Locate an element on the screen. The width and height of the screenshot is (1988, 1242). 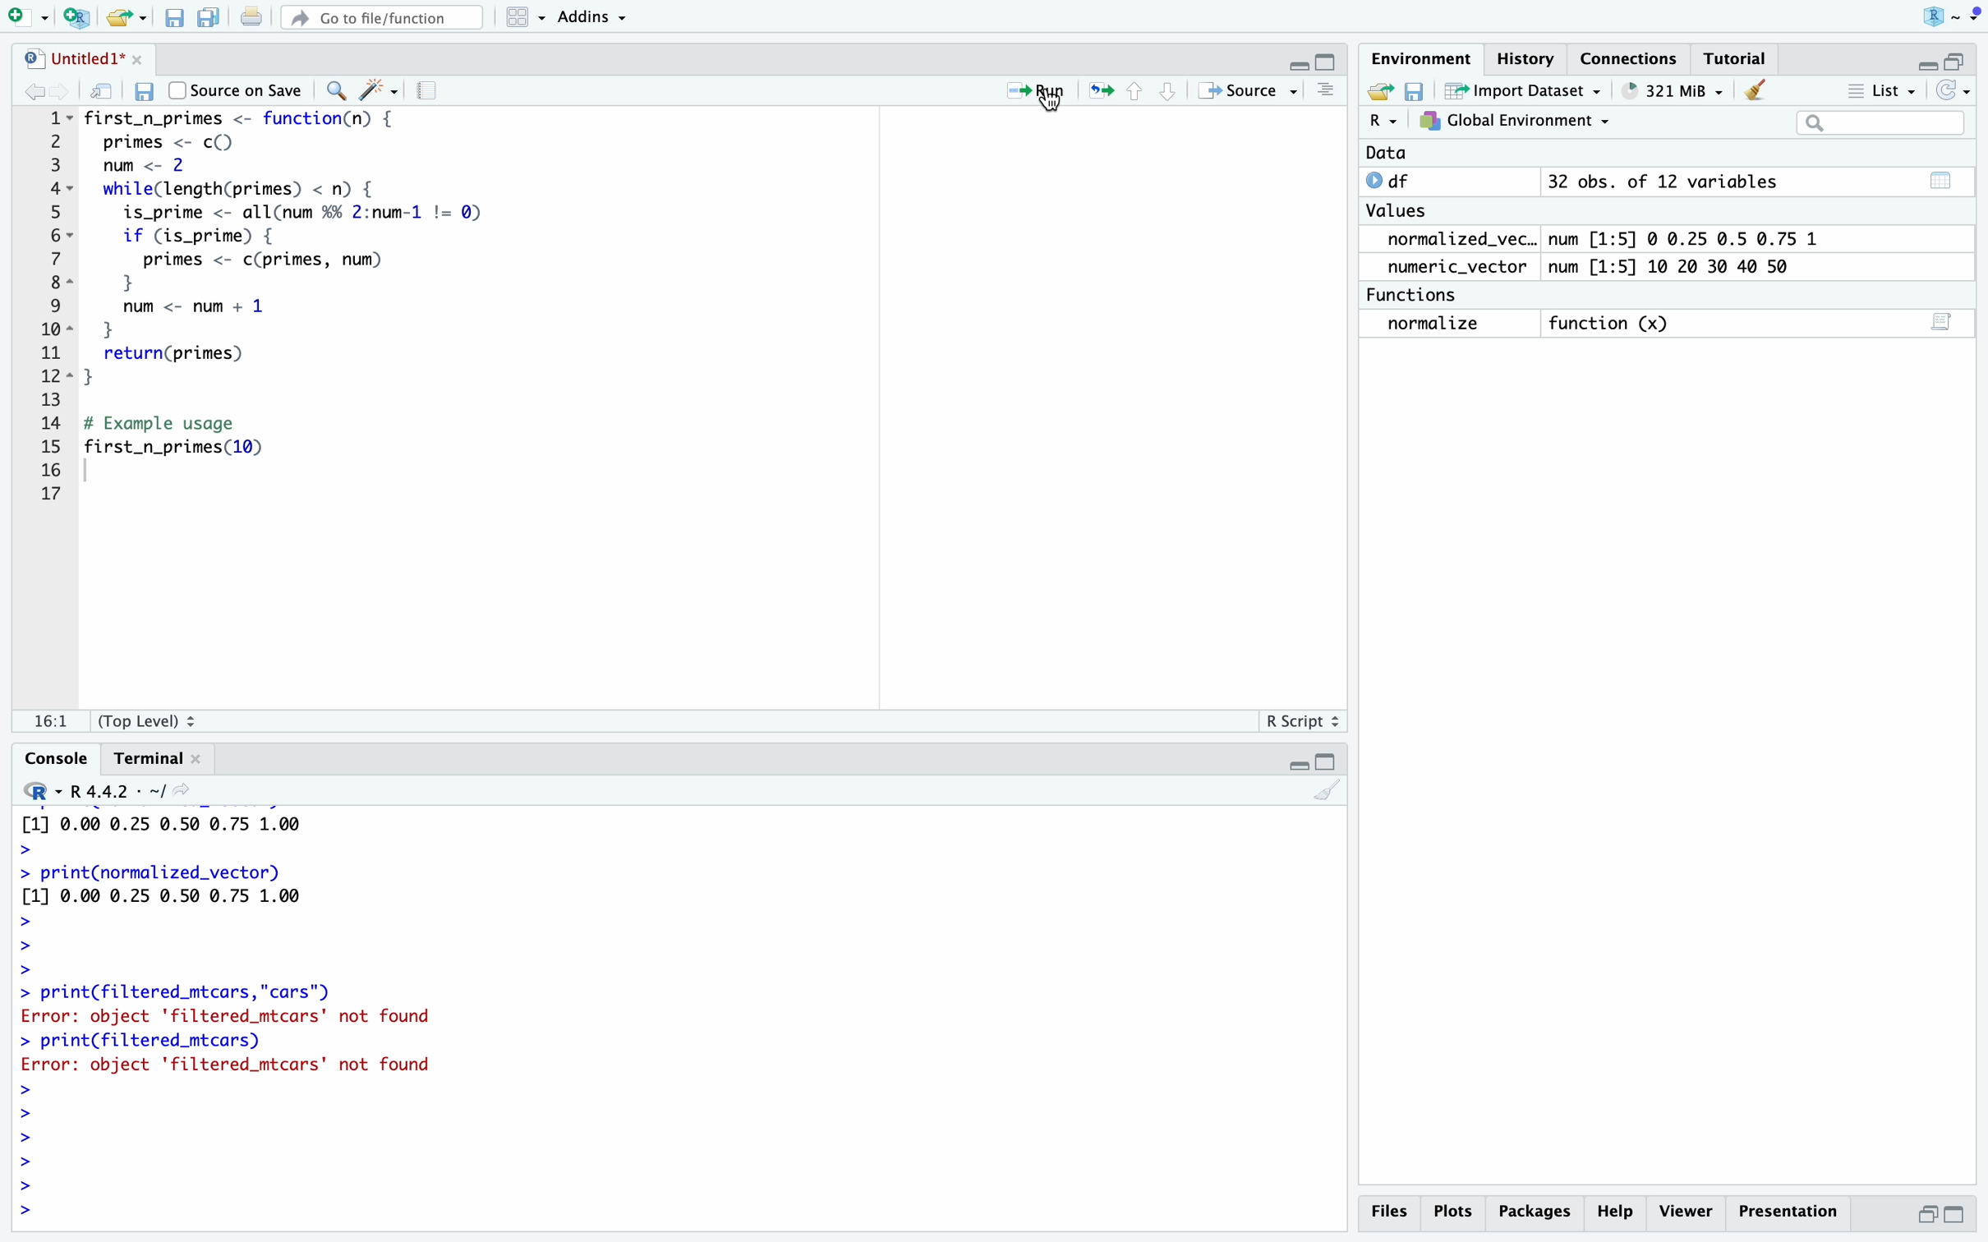
7} Global Environment ~ is located at coordinates (1519, 121).